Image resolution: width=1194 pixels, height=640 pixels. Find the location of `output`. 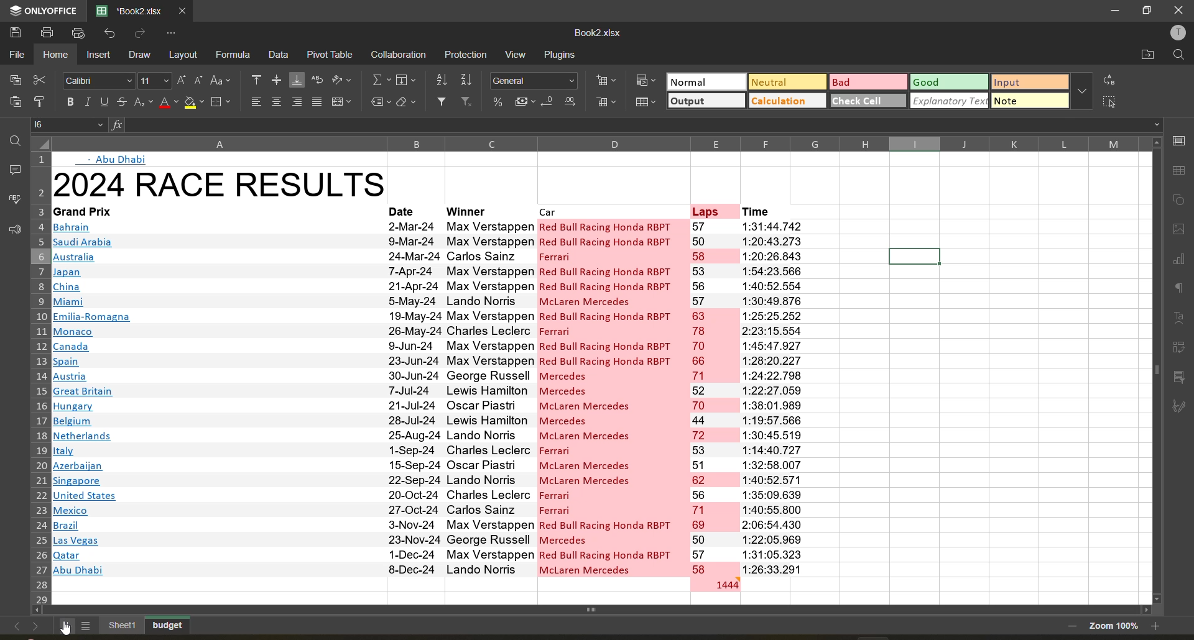

output is located at coordinates (706, 101).